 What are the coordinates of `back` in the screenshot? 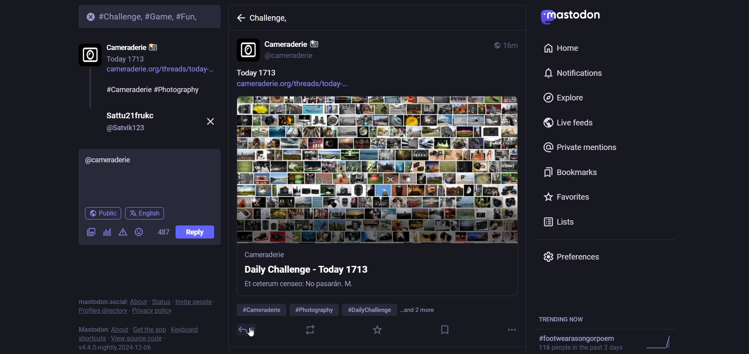 It's located at (240, 19).